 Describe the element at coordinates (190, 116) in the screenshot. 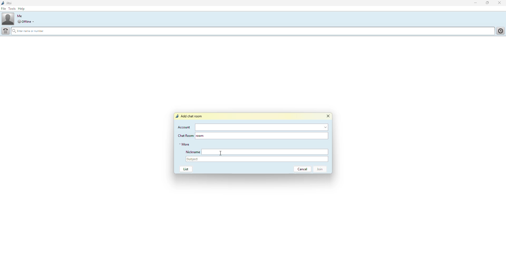

I see `add chat room` at that location.